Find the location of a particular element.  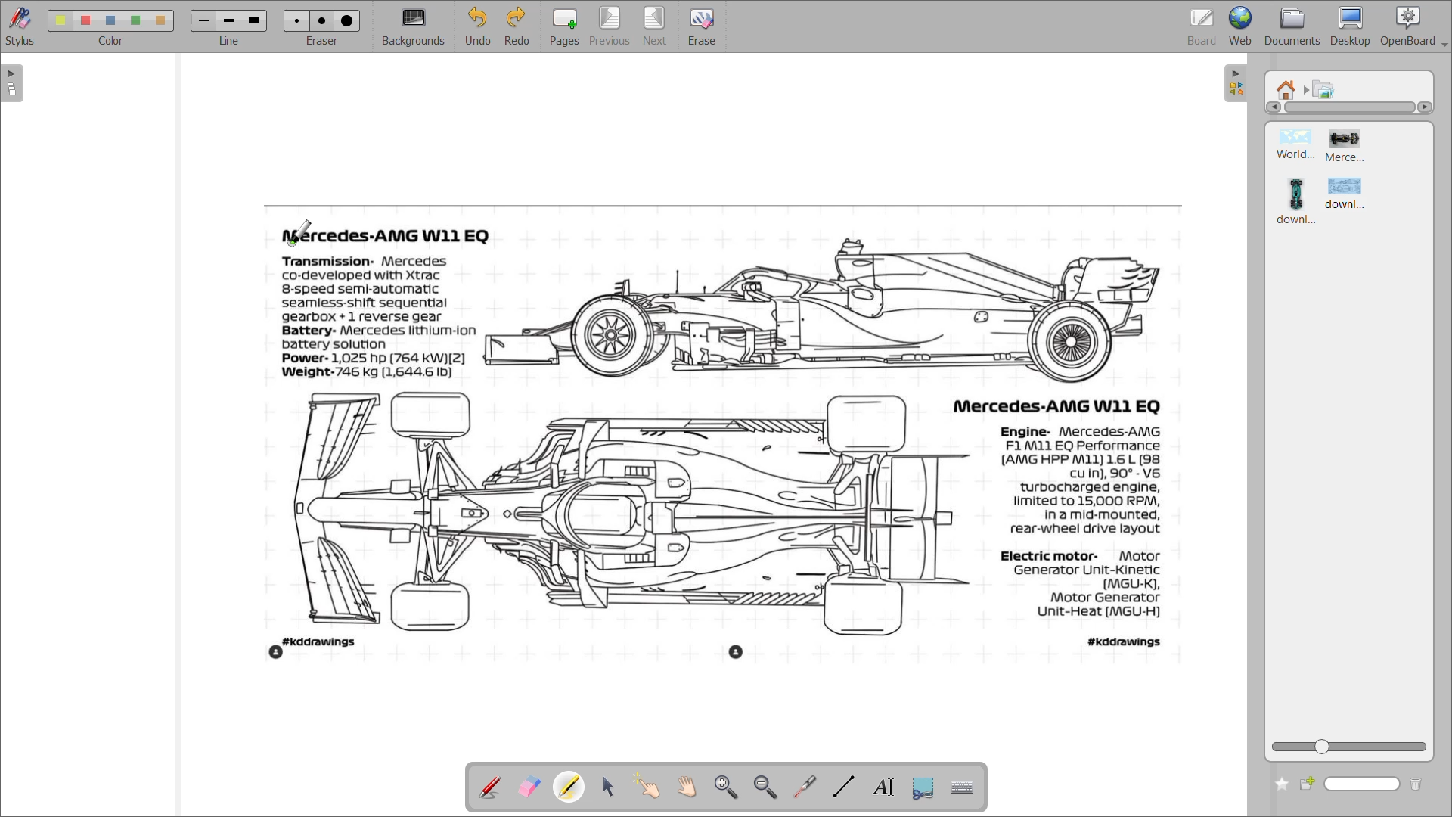

image is located at coordinates (725, 431).